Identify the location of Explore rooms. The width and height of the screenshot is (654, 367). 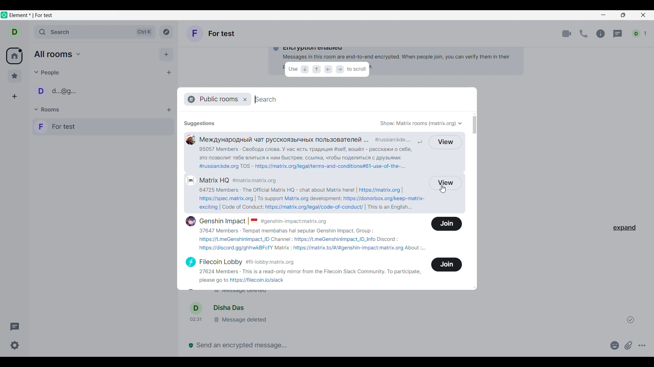
(166, 32).